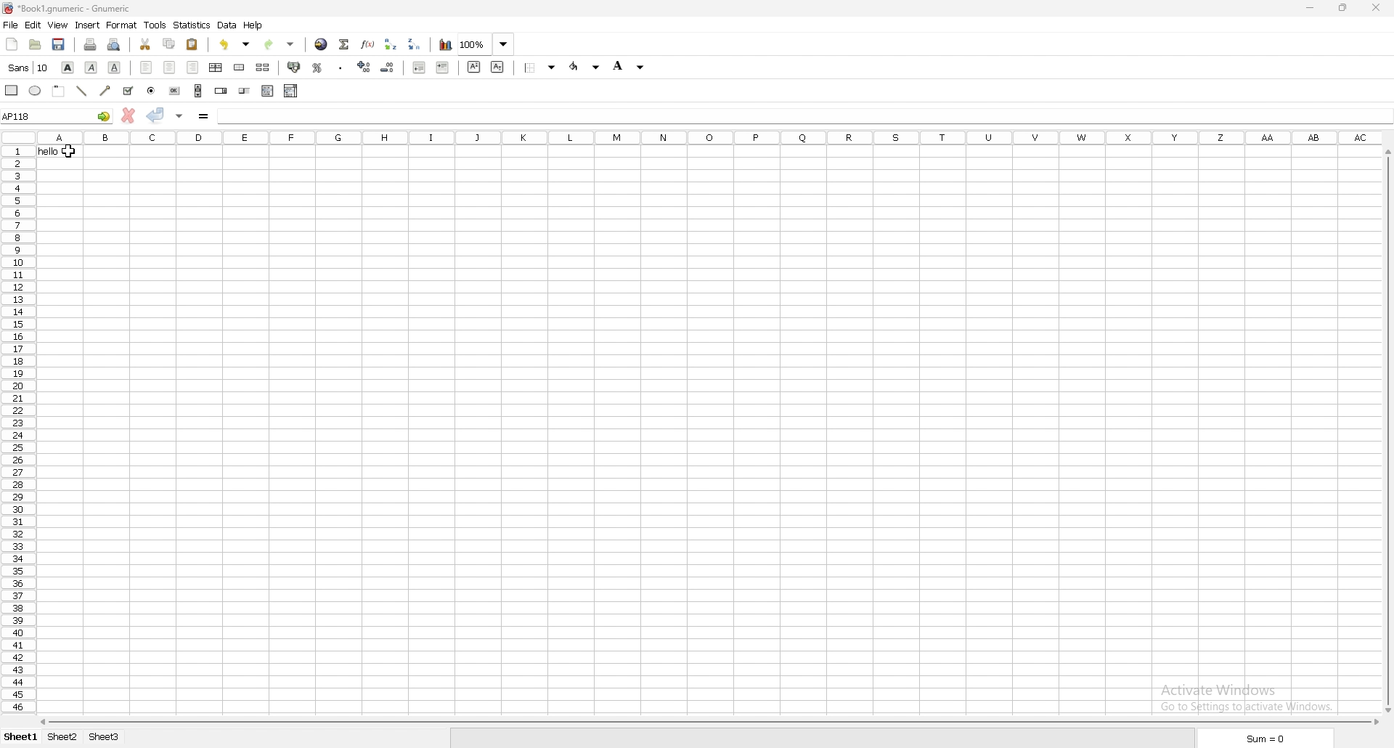 This screenshot has width=1394, height=748. I want to click on centre, so click(170, 68).